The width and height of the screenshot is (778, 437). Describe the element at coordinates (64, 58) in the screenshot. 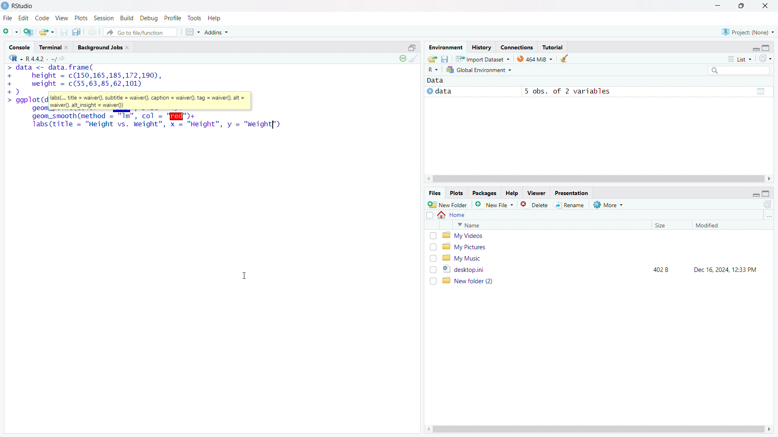

I see `view the current working directory` at that location.